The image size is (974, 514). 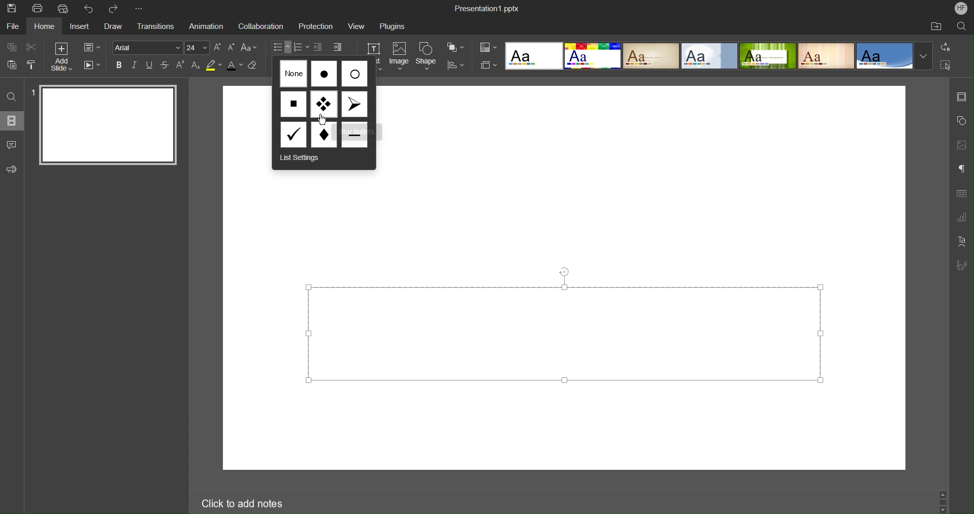 I want to click on Bullets, so click(x=281, y=47).